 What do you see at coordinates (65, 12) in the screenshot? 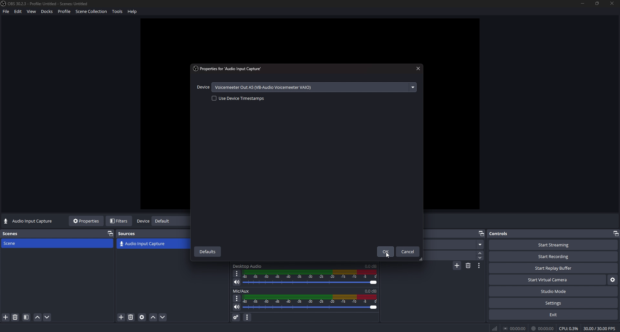
I see `Profile` at bounding box center [65, 12].